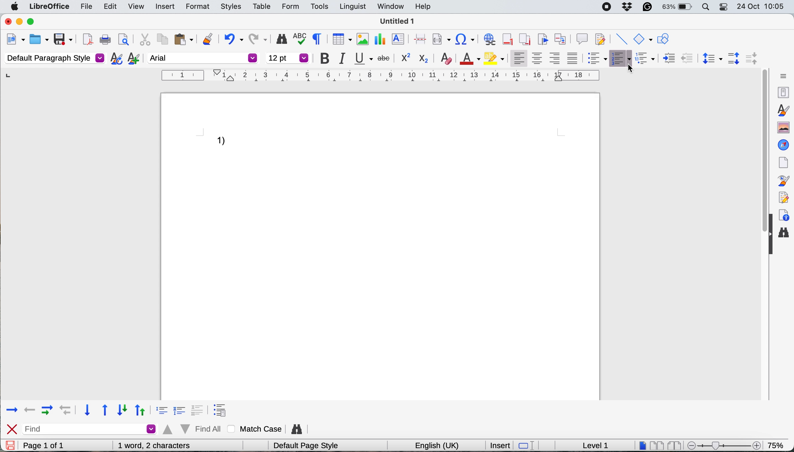 This screenshot has height=452, width=794. Describe the element at coordinates (15, 40) in the screenshot. I see `new` at that location.